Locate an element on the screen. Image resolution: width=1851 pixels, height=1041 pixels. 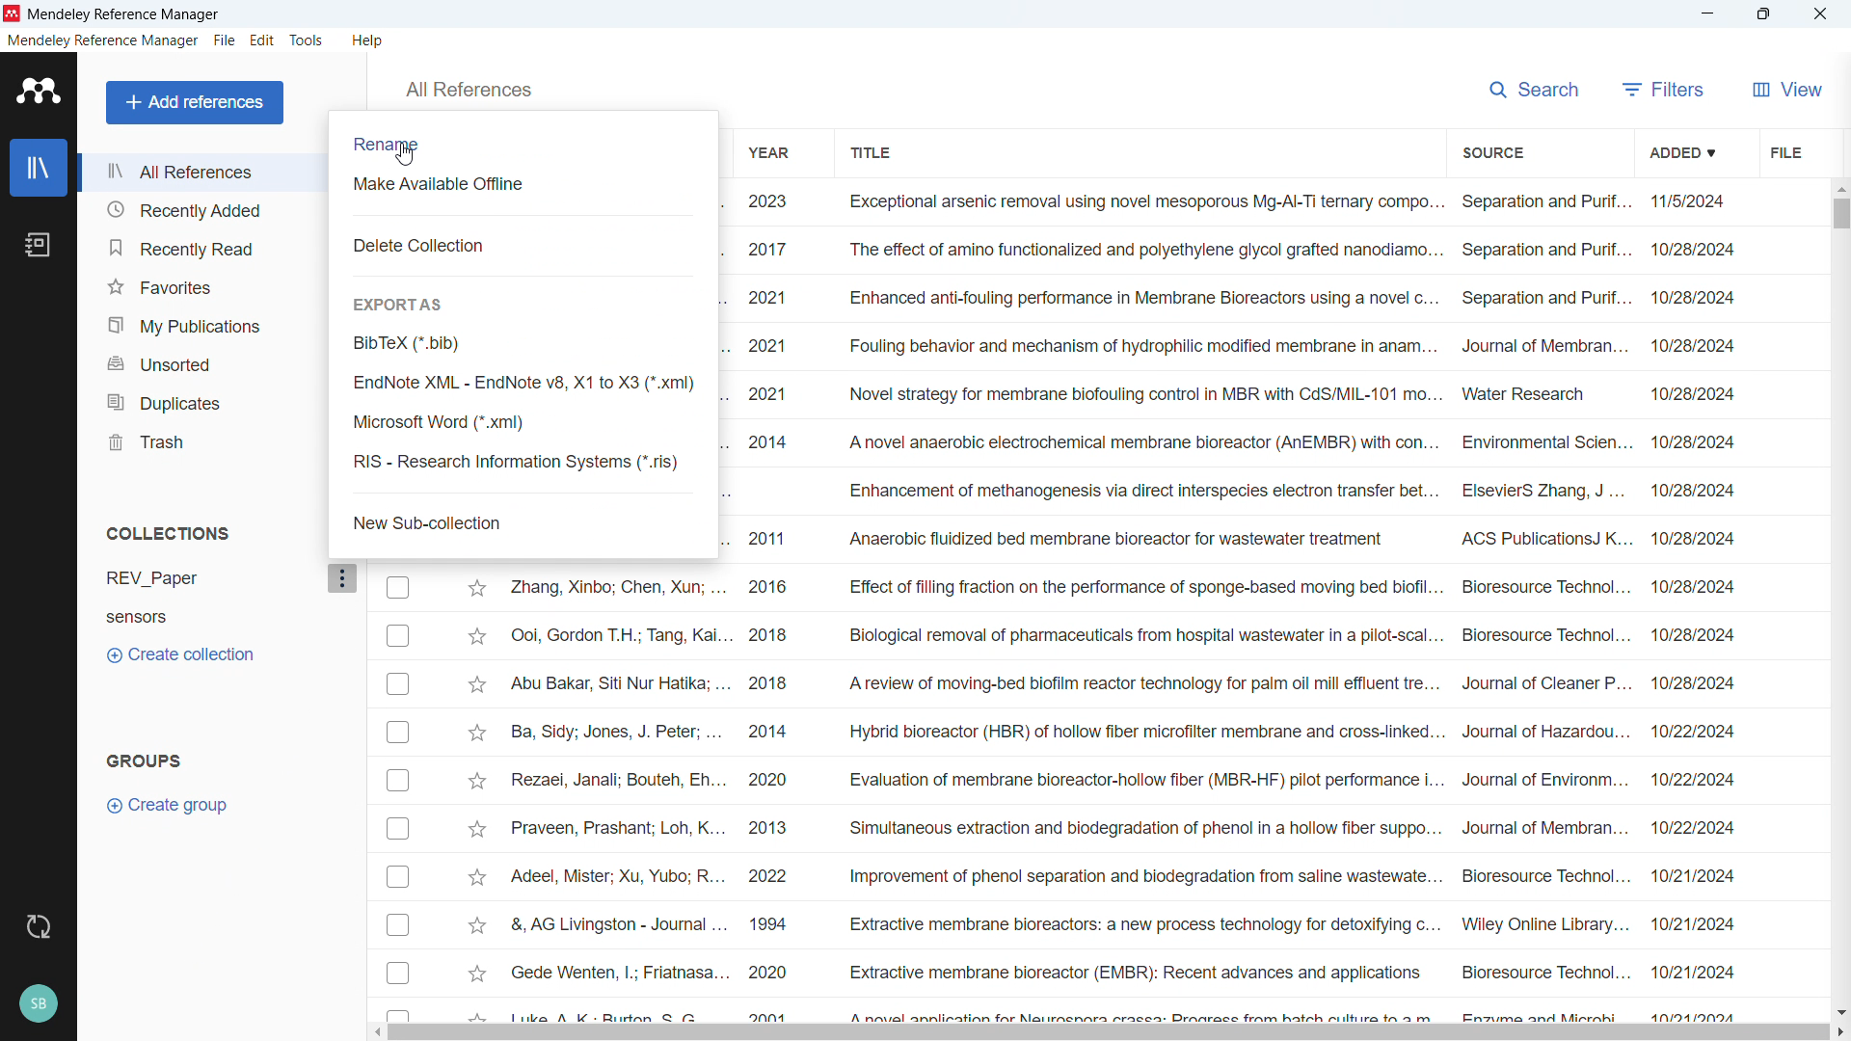
Unsorted  is located at coordinates (201, 362).